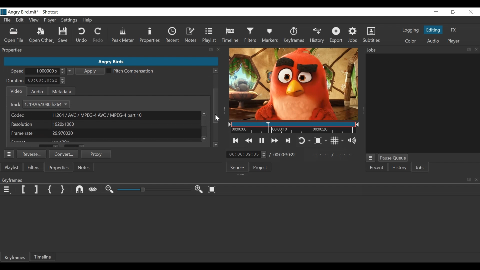 This screenshot has height=270, width=480. What do you see at coordinates (36, 190) in the screenshot?
I see `Set Filter last` at bounding box center [36, 190].